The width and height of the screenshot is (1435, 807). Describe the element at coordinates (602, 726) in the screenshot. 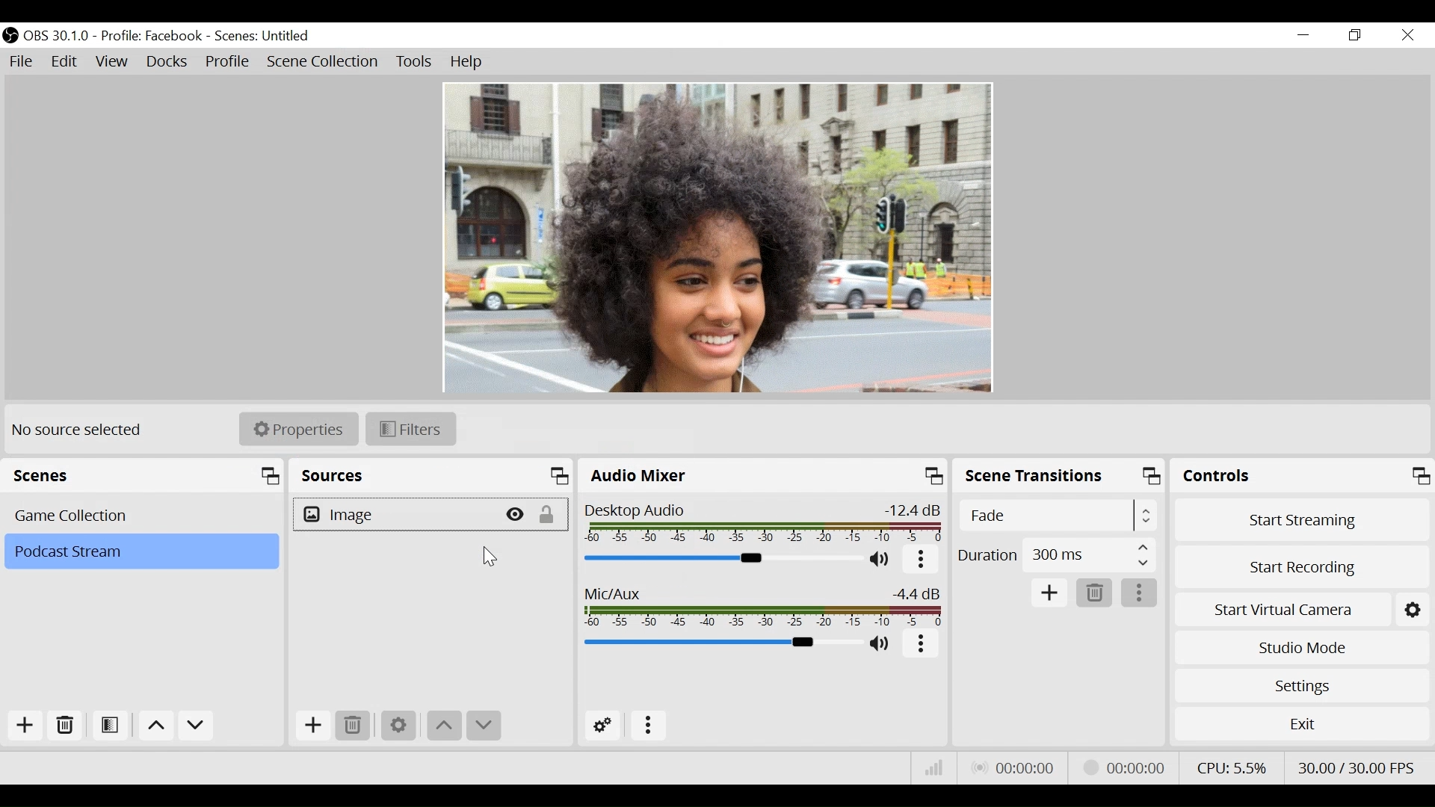

I see `Advanced Audio Settings` at that location.